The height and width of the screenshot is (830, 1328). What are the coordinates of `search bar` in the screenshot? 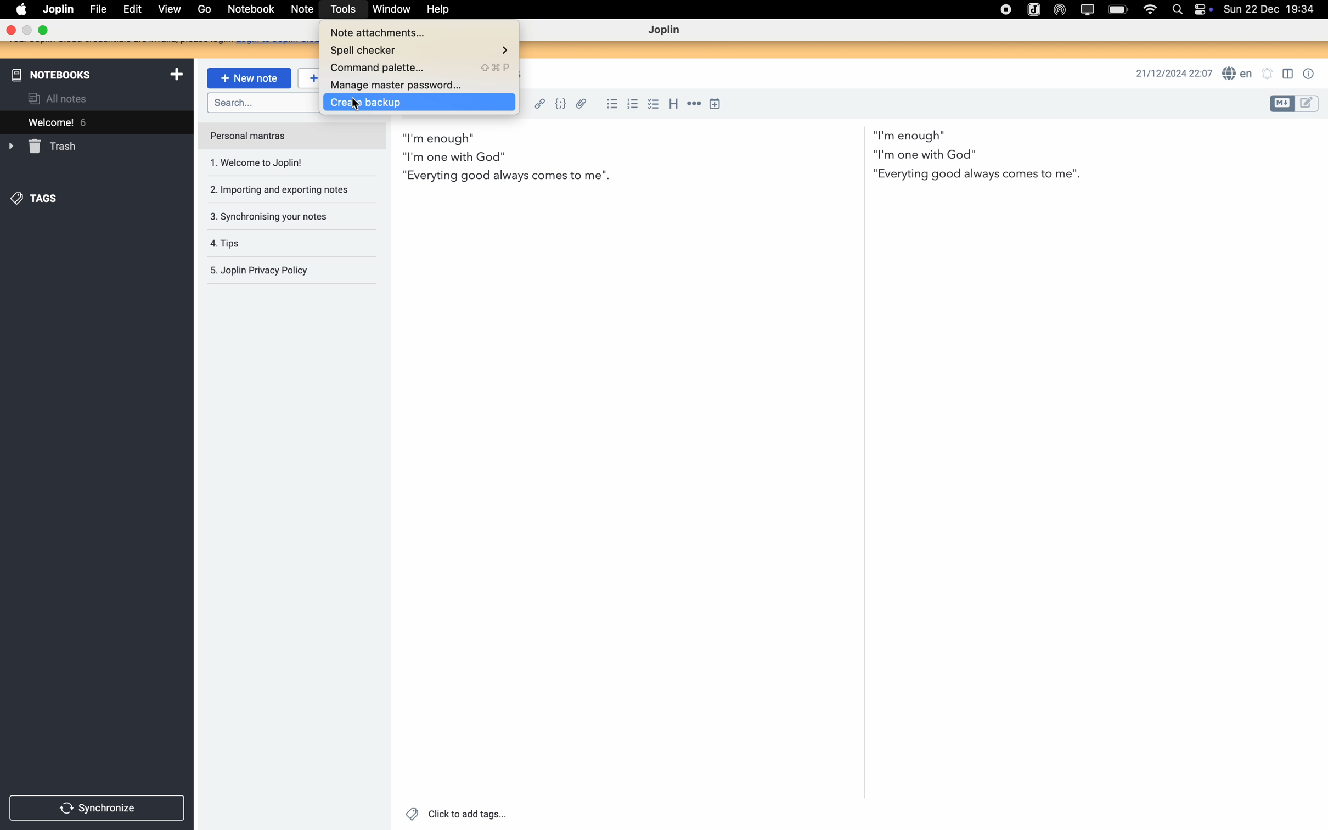 It's located at (258, 102).